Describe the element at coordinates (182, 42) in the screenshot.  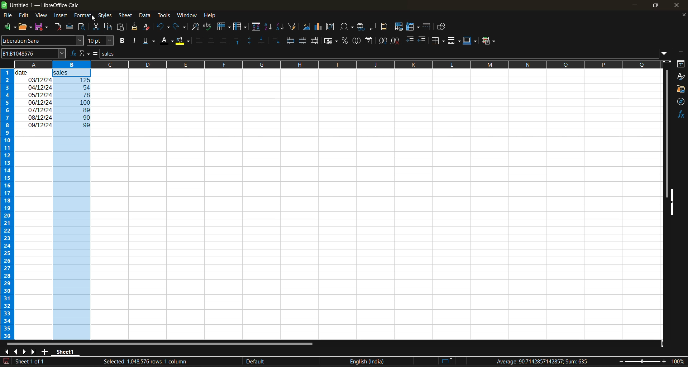
I see `background color` at that location.